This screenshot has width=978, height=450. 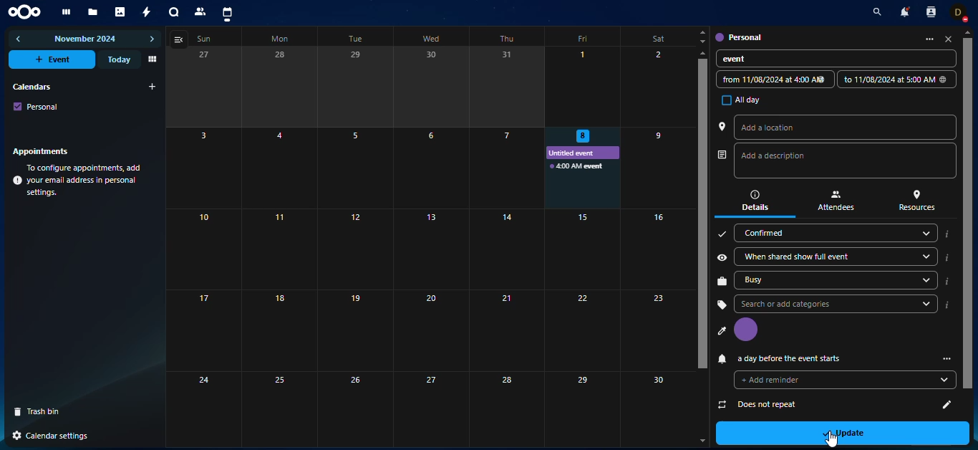 I want to click on close, so click(x=949, y=39).